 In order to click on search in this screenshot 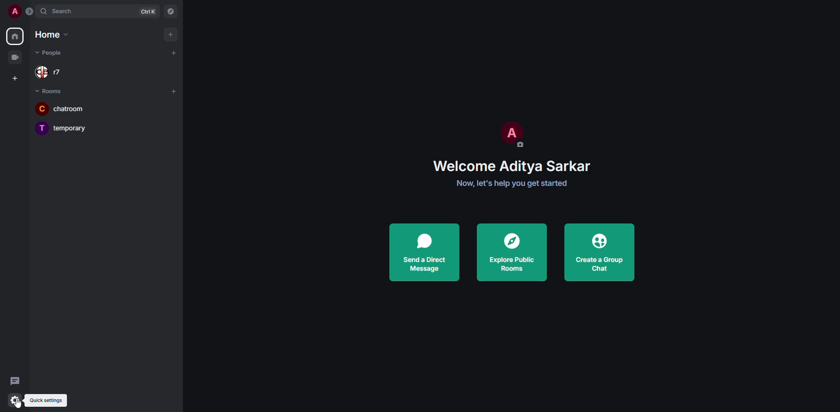, I will do `click(65, 11)`.